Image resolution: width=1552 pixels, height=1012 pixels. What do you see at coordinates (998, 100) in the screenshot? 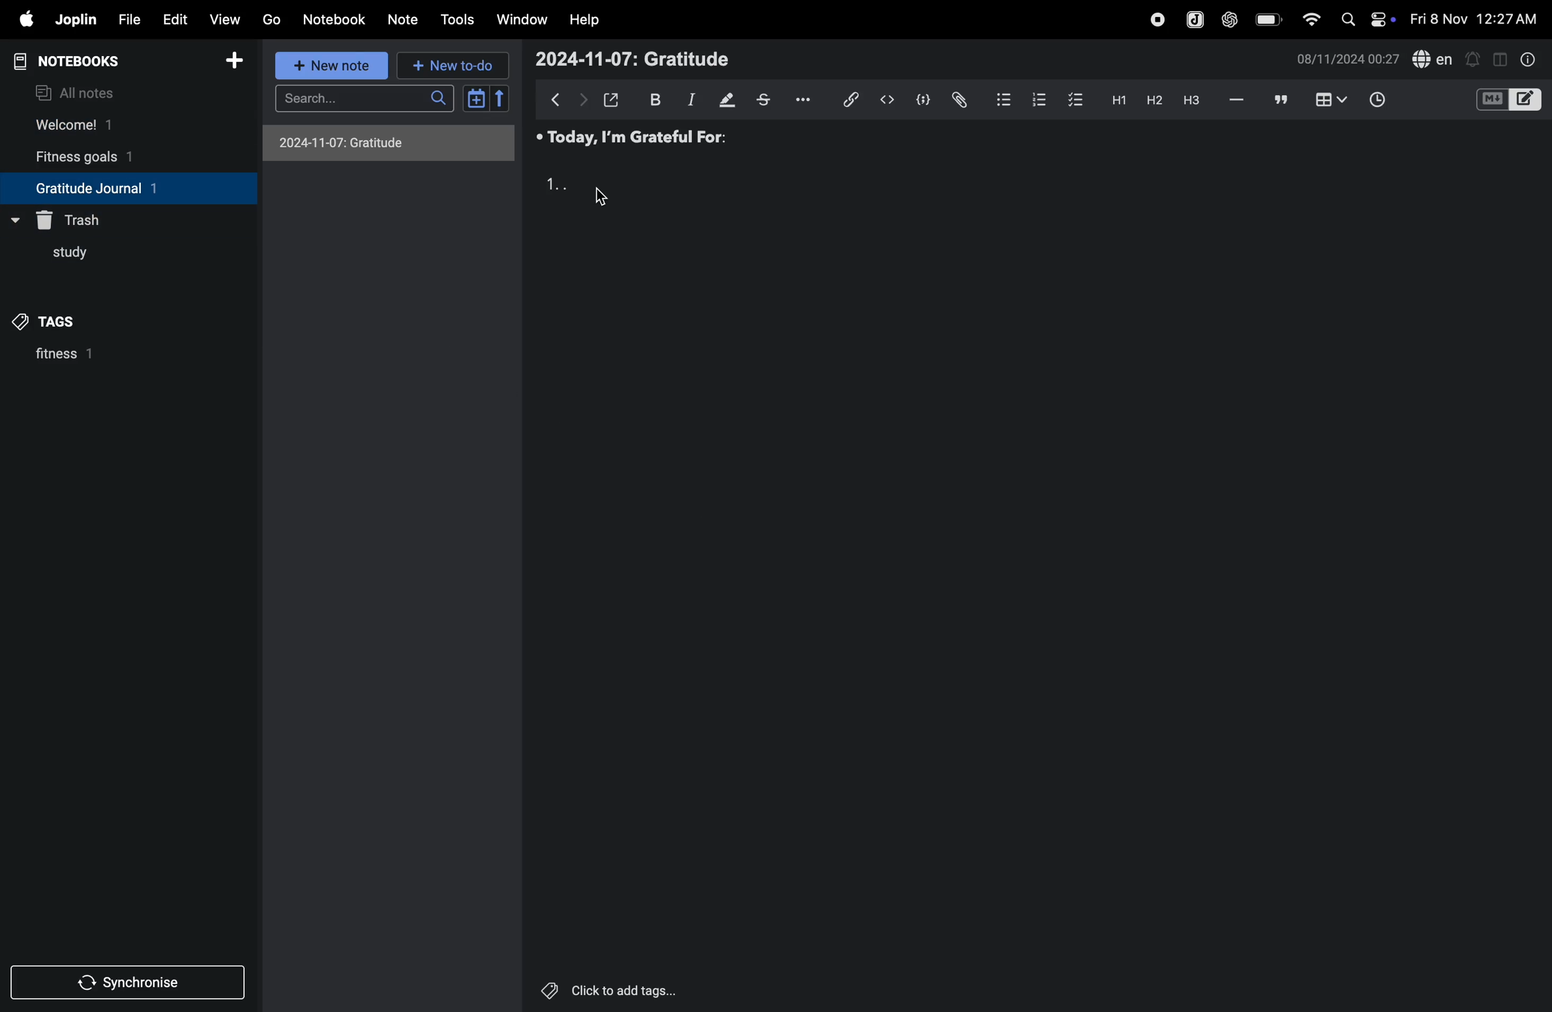
I see `bullet list` at bounding box center [998, 100].